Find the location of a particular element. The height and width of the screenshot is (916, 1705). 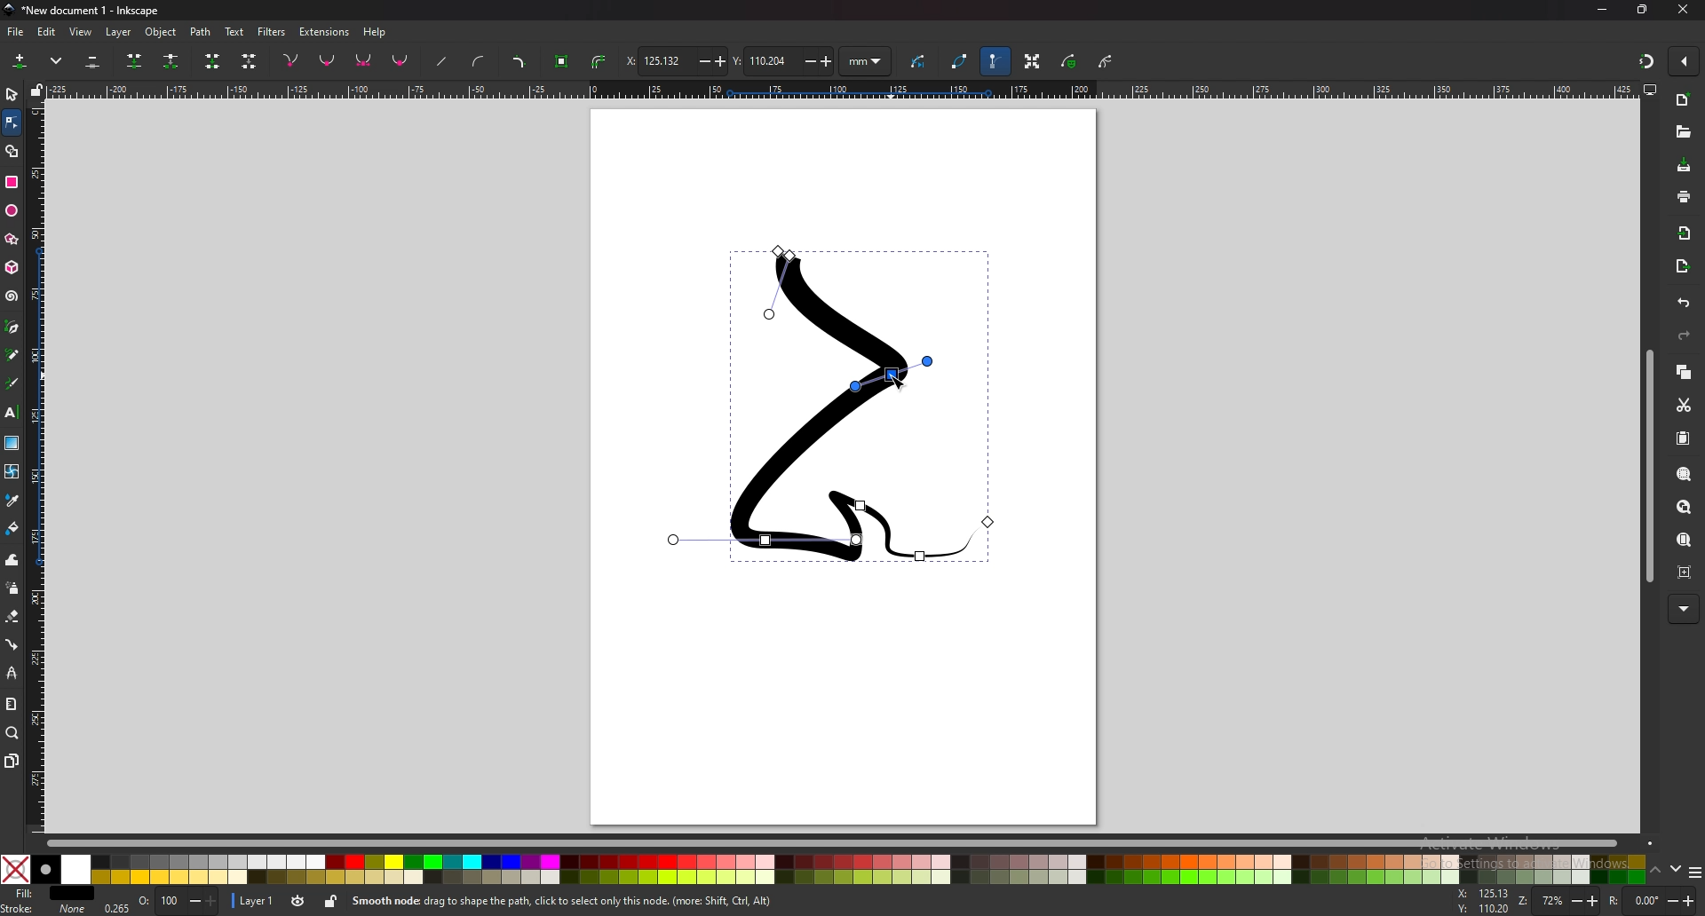

rectangle is located at coordinates (11, 182).